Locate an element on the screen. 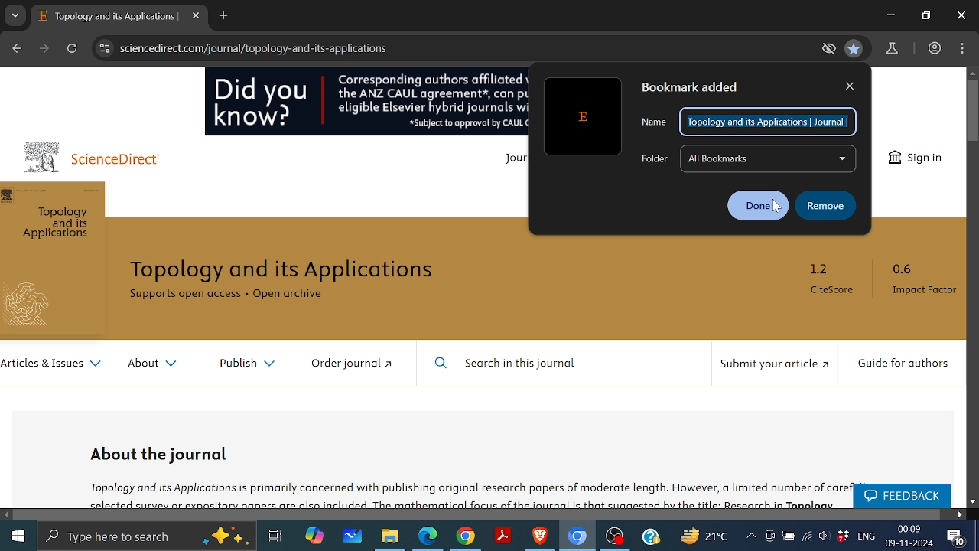 The height and width of the screenshot is (551, 979). Notification is located at coordinates (955, 537).